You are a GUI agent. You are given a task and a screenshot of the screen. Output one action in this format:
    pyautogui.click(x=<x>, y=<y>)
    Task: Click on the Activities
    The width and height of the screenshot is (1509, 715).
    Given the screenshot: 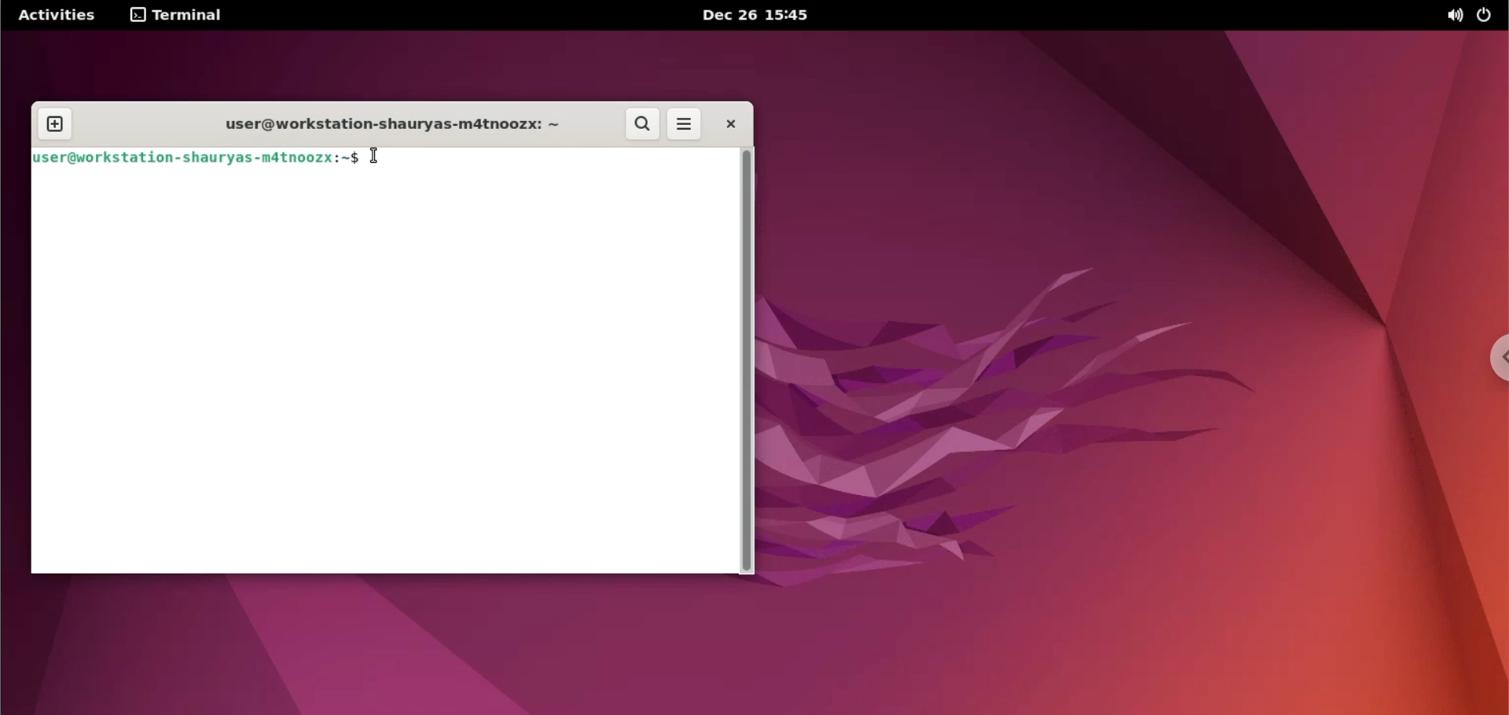 What is the action you would take?
    pyautogui.click(x=60, y=16)
    